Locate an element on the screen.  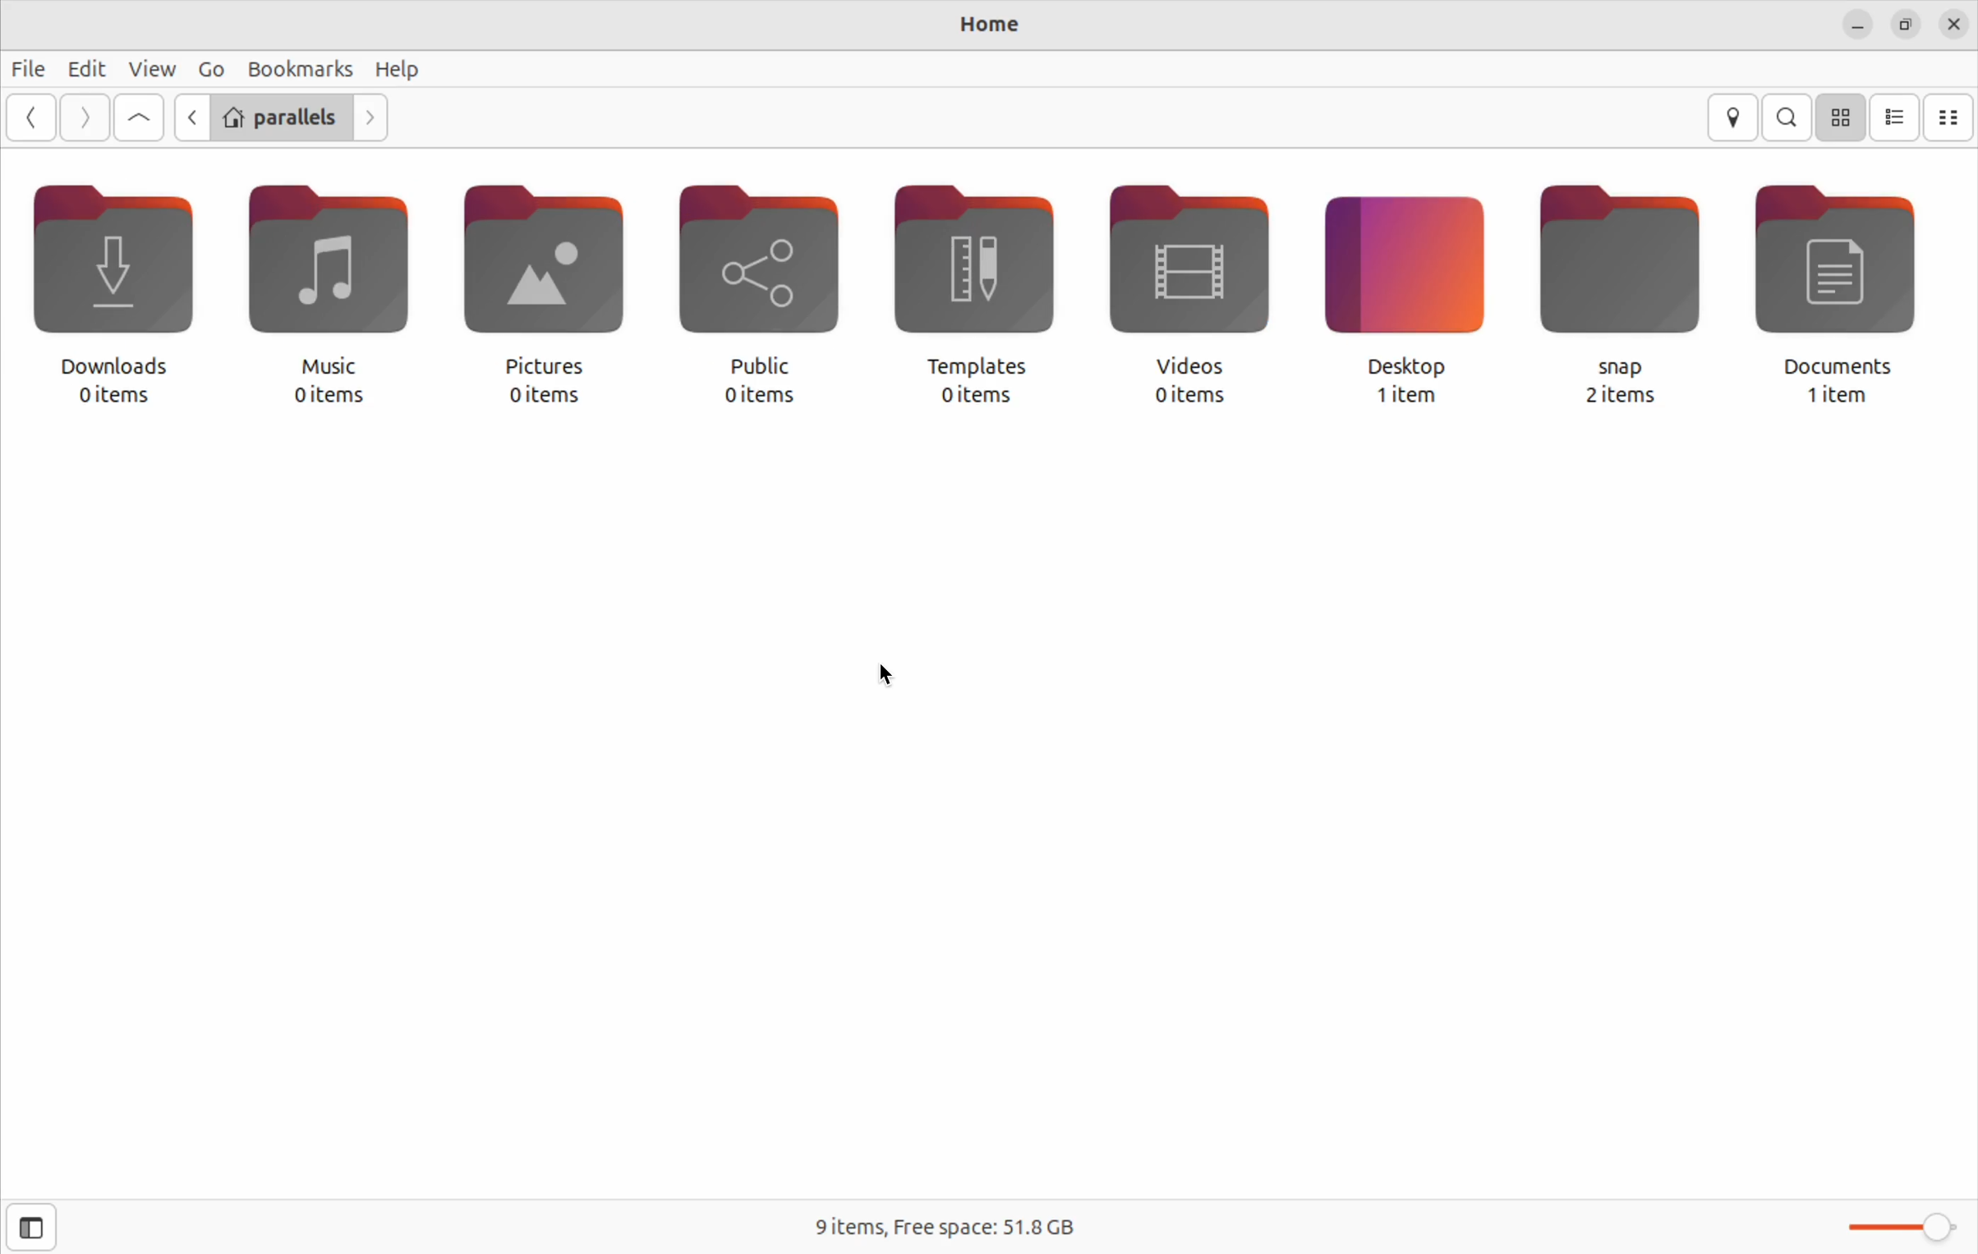
go back is located at coordinates (190, 117).